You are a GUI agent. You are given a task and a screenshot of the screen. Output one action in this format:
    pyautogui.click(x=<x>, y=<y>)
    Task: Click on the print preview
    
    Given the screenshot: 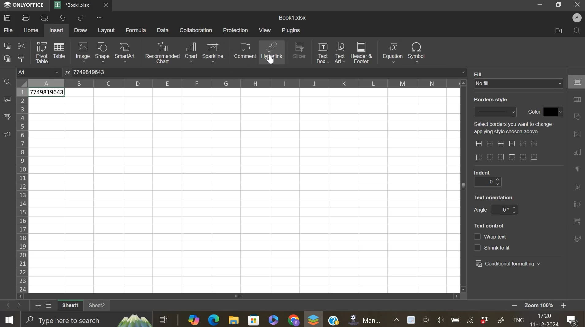 What is the action you would take?
    pyautogui.click(x=44, y=17)
    